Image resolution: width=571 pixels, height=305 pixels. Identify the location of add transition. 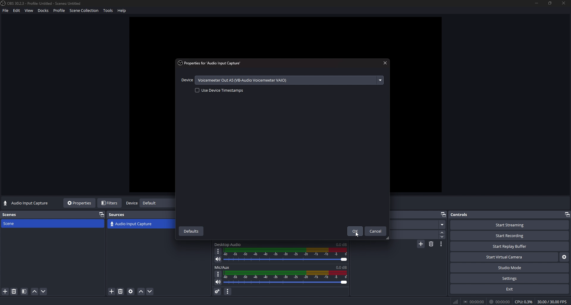
(421, 245).